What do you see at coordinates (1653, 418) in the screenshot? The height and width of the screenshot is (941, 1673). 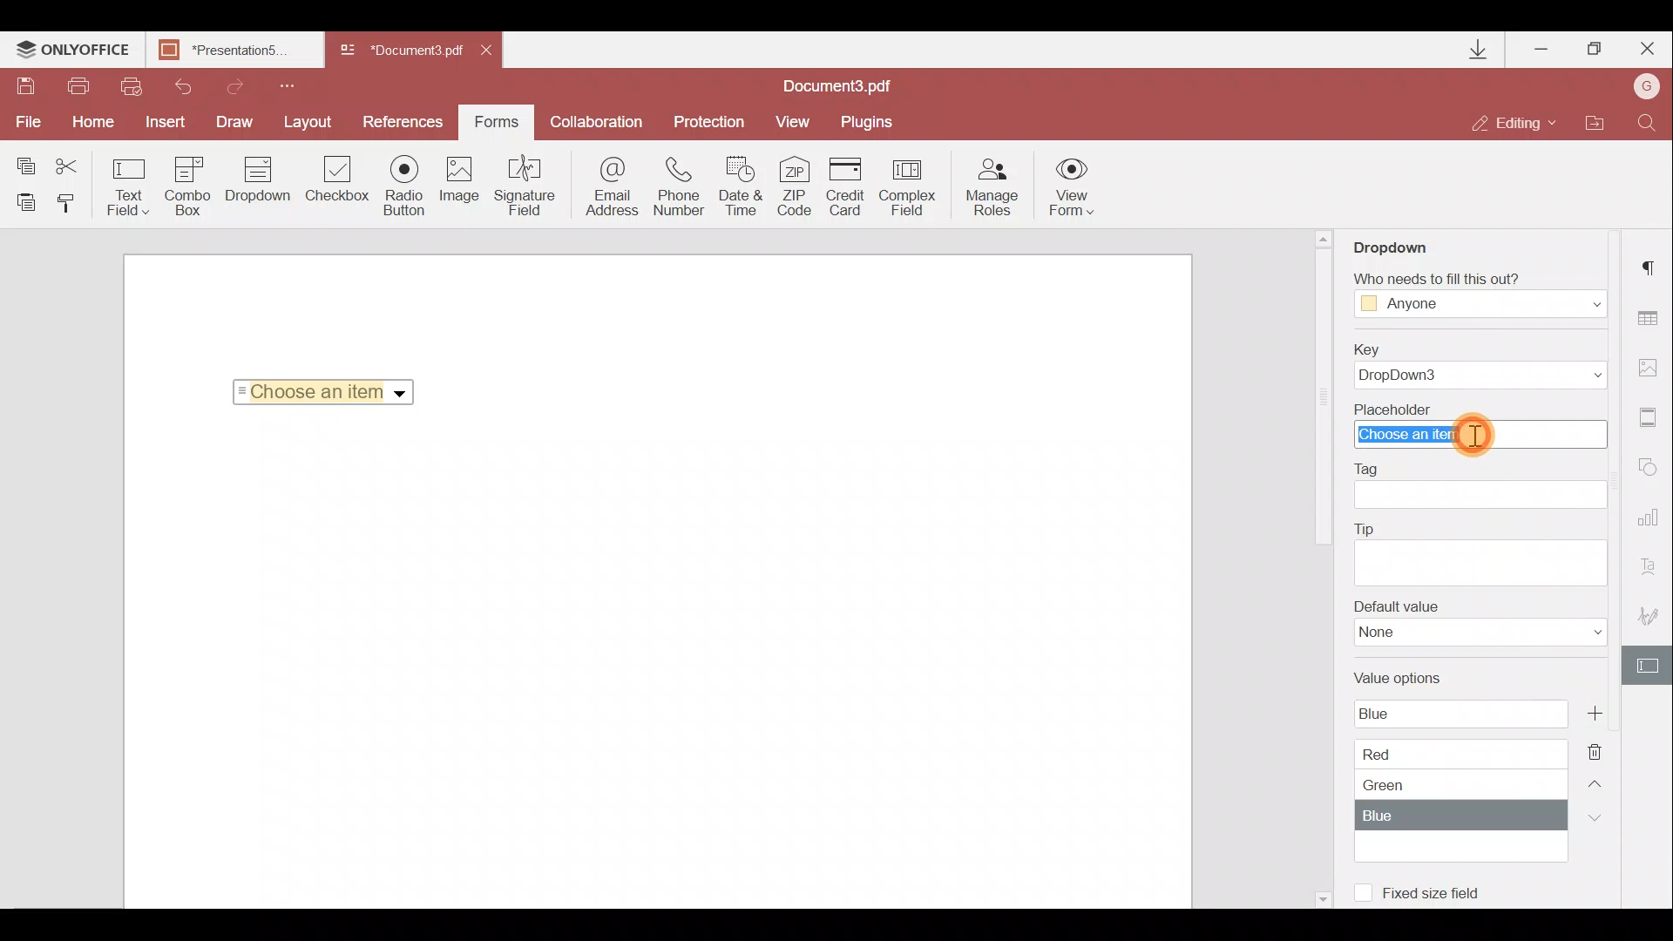 I see `Headers & footers settings` at bounding box center [1653, 418].